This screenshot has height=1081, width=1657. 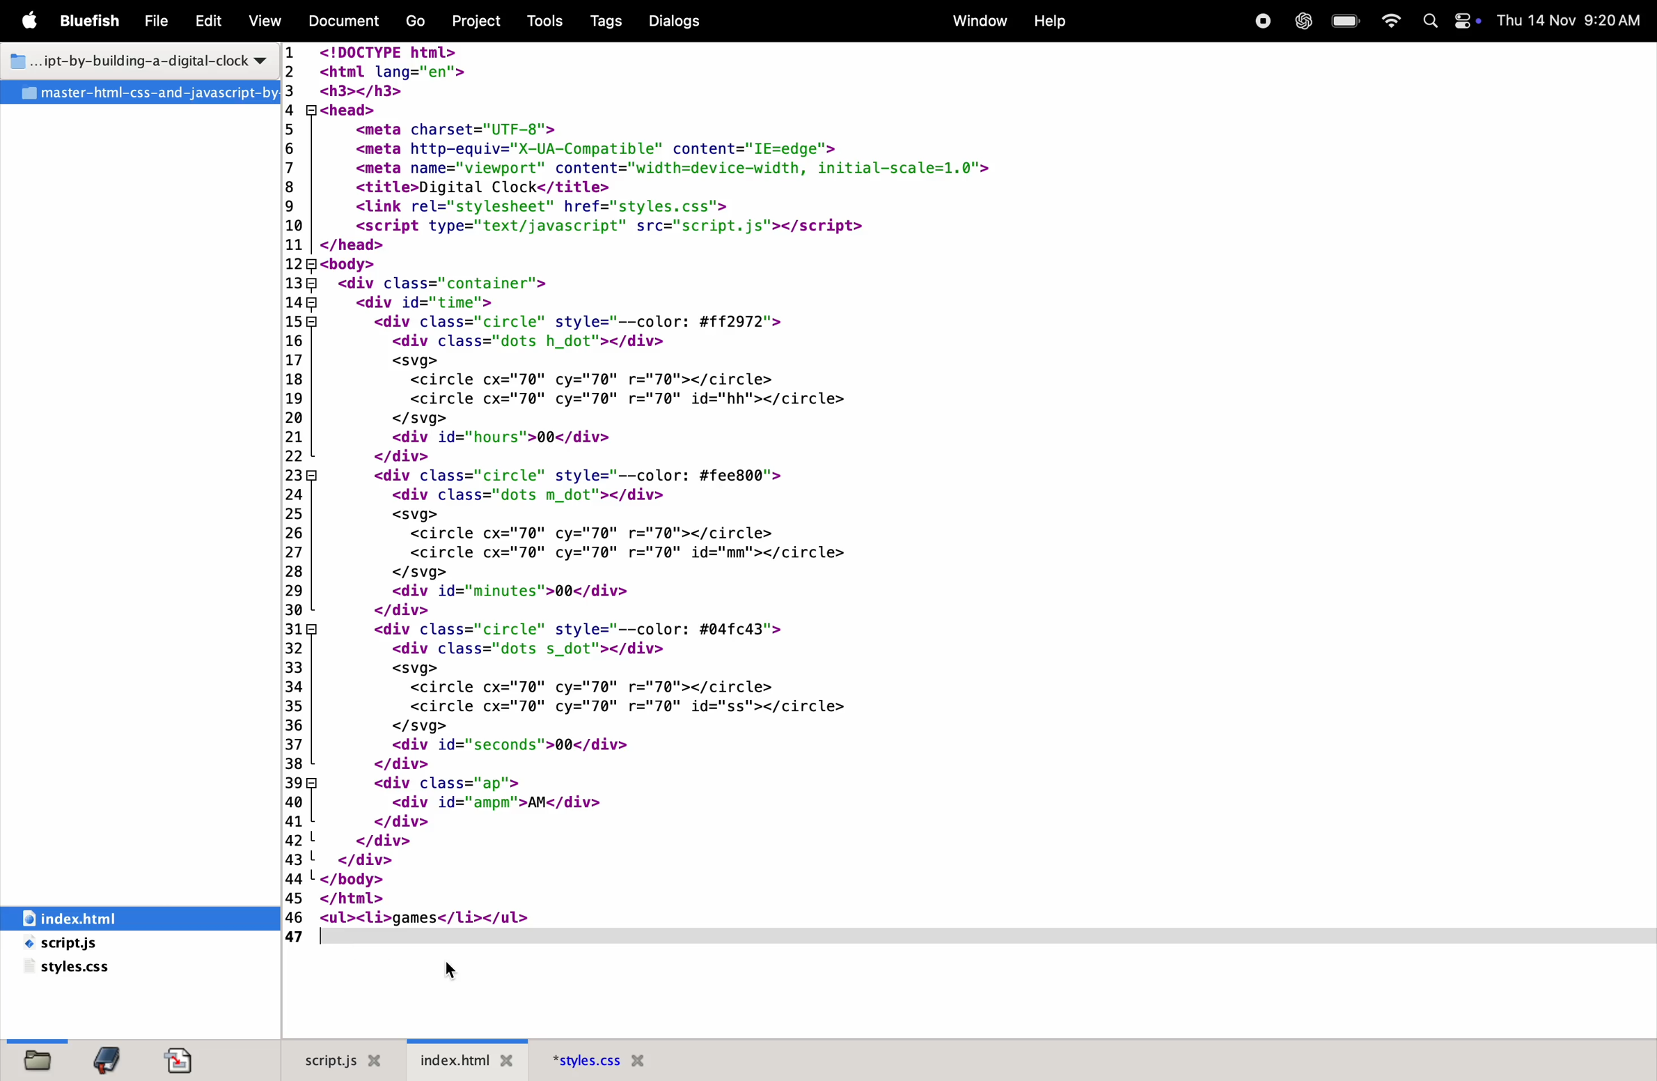 What do you see at coordinates (455, 967) in the screenshot?
I see `cursor` at bounding box center [455, 967].